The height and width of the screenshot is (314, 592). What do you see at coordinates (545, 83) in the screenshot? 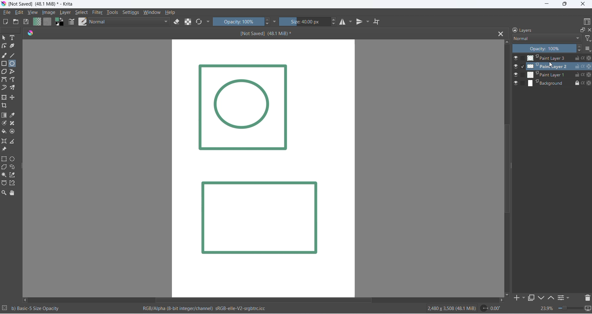
I see `background` at bounding box center [545, 83].